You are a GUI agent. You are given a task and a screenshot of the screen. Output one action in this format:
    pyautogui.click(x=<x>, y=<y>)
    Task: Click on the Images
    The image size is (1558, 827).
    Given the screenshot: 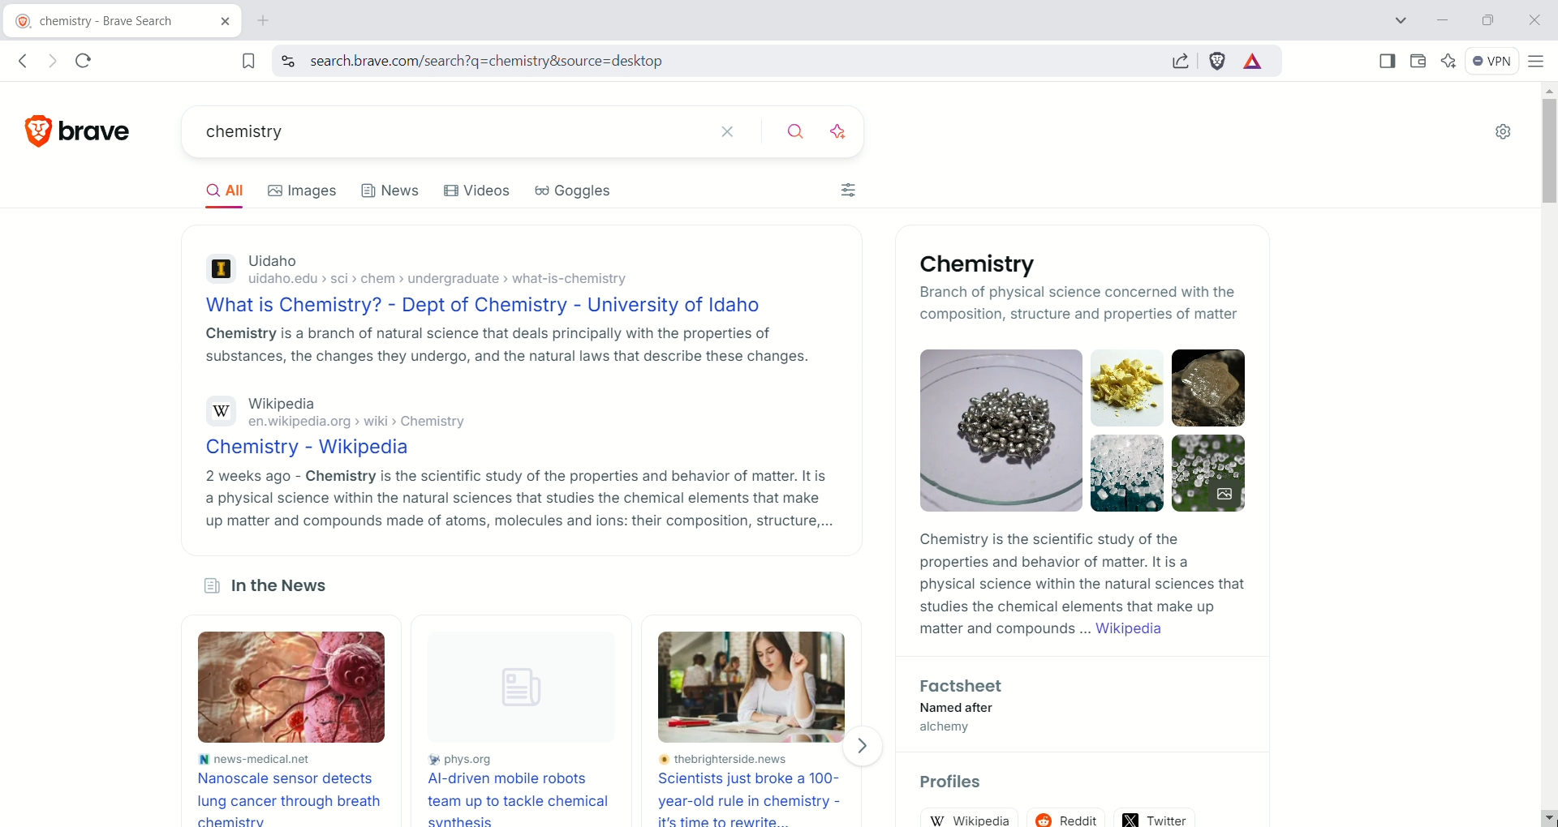 What is the action you would take?
    pyautogui.click(x=310, y=191)
    